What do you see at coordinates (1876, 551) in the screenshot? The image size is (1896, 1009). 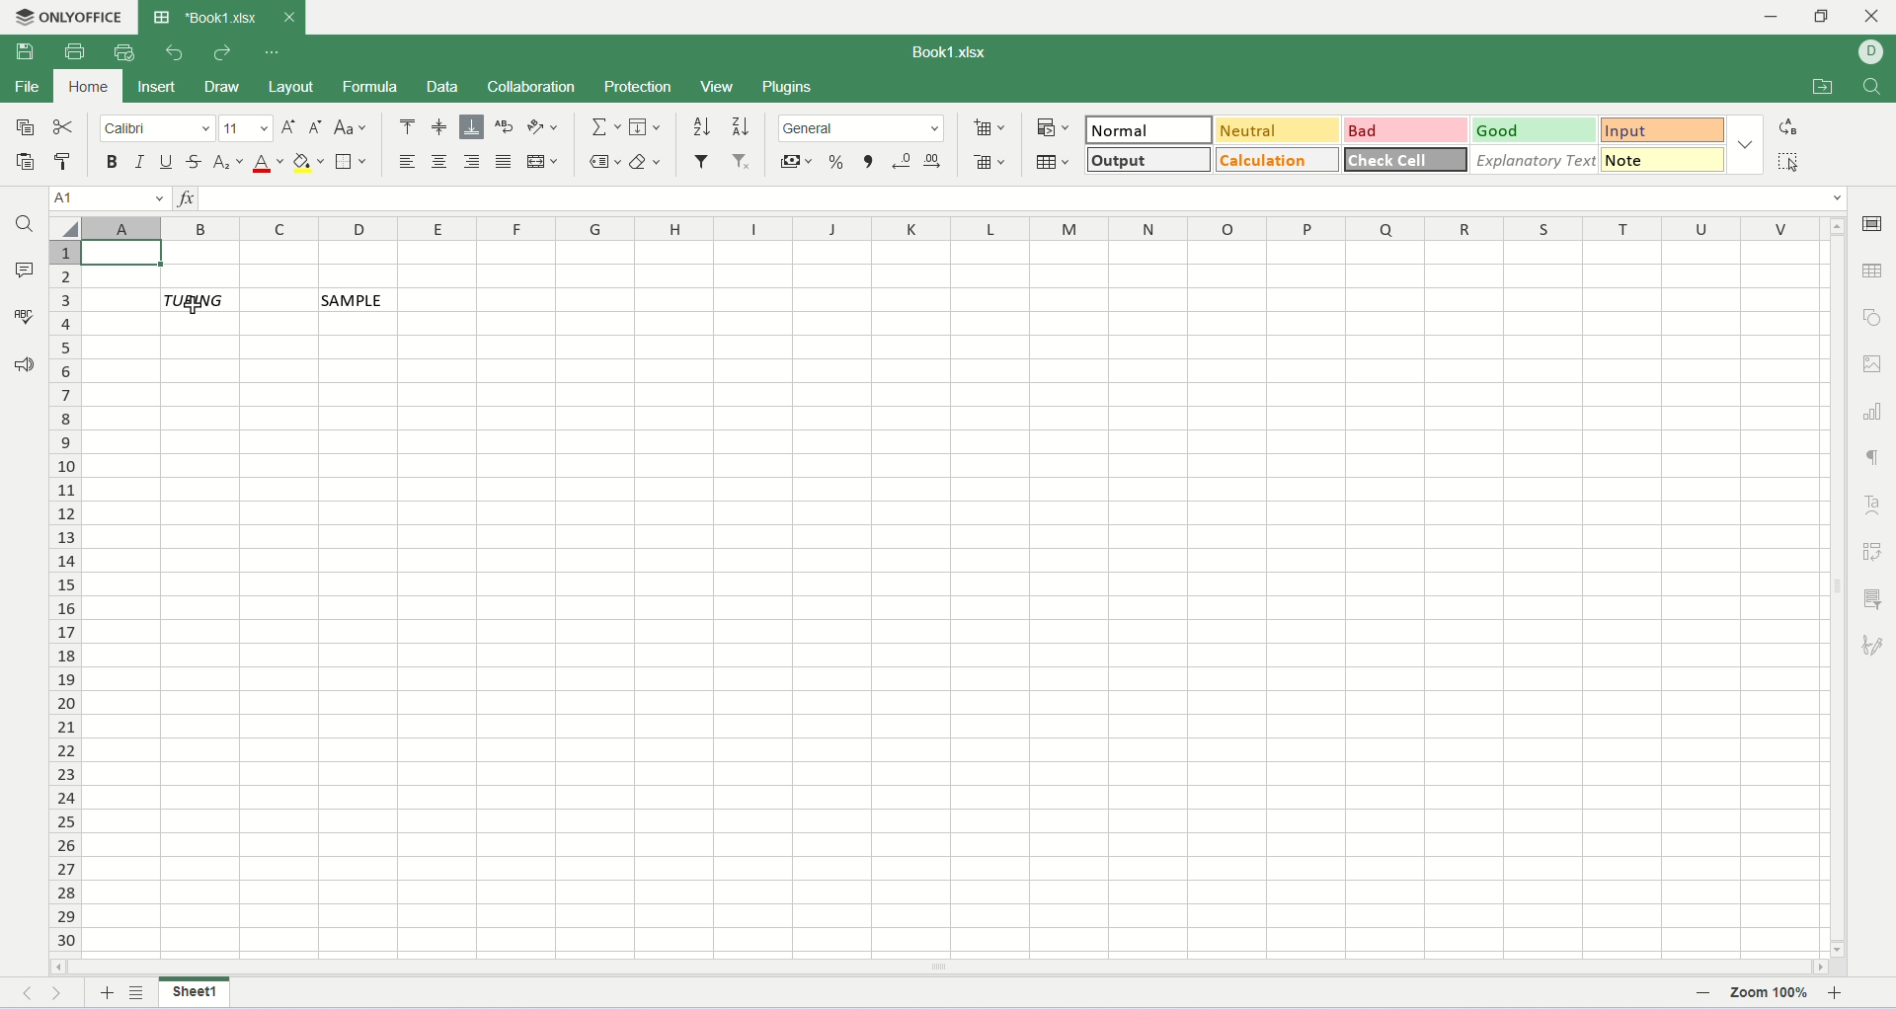 I see `pivot settings` at bounding box center [1876, 551].